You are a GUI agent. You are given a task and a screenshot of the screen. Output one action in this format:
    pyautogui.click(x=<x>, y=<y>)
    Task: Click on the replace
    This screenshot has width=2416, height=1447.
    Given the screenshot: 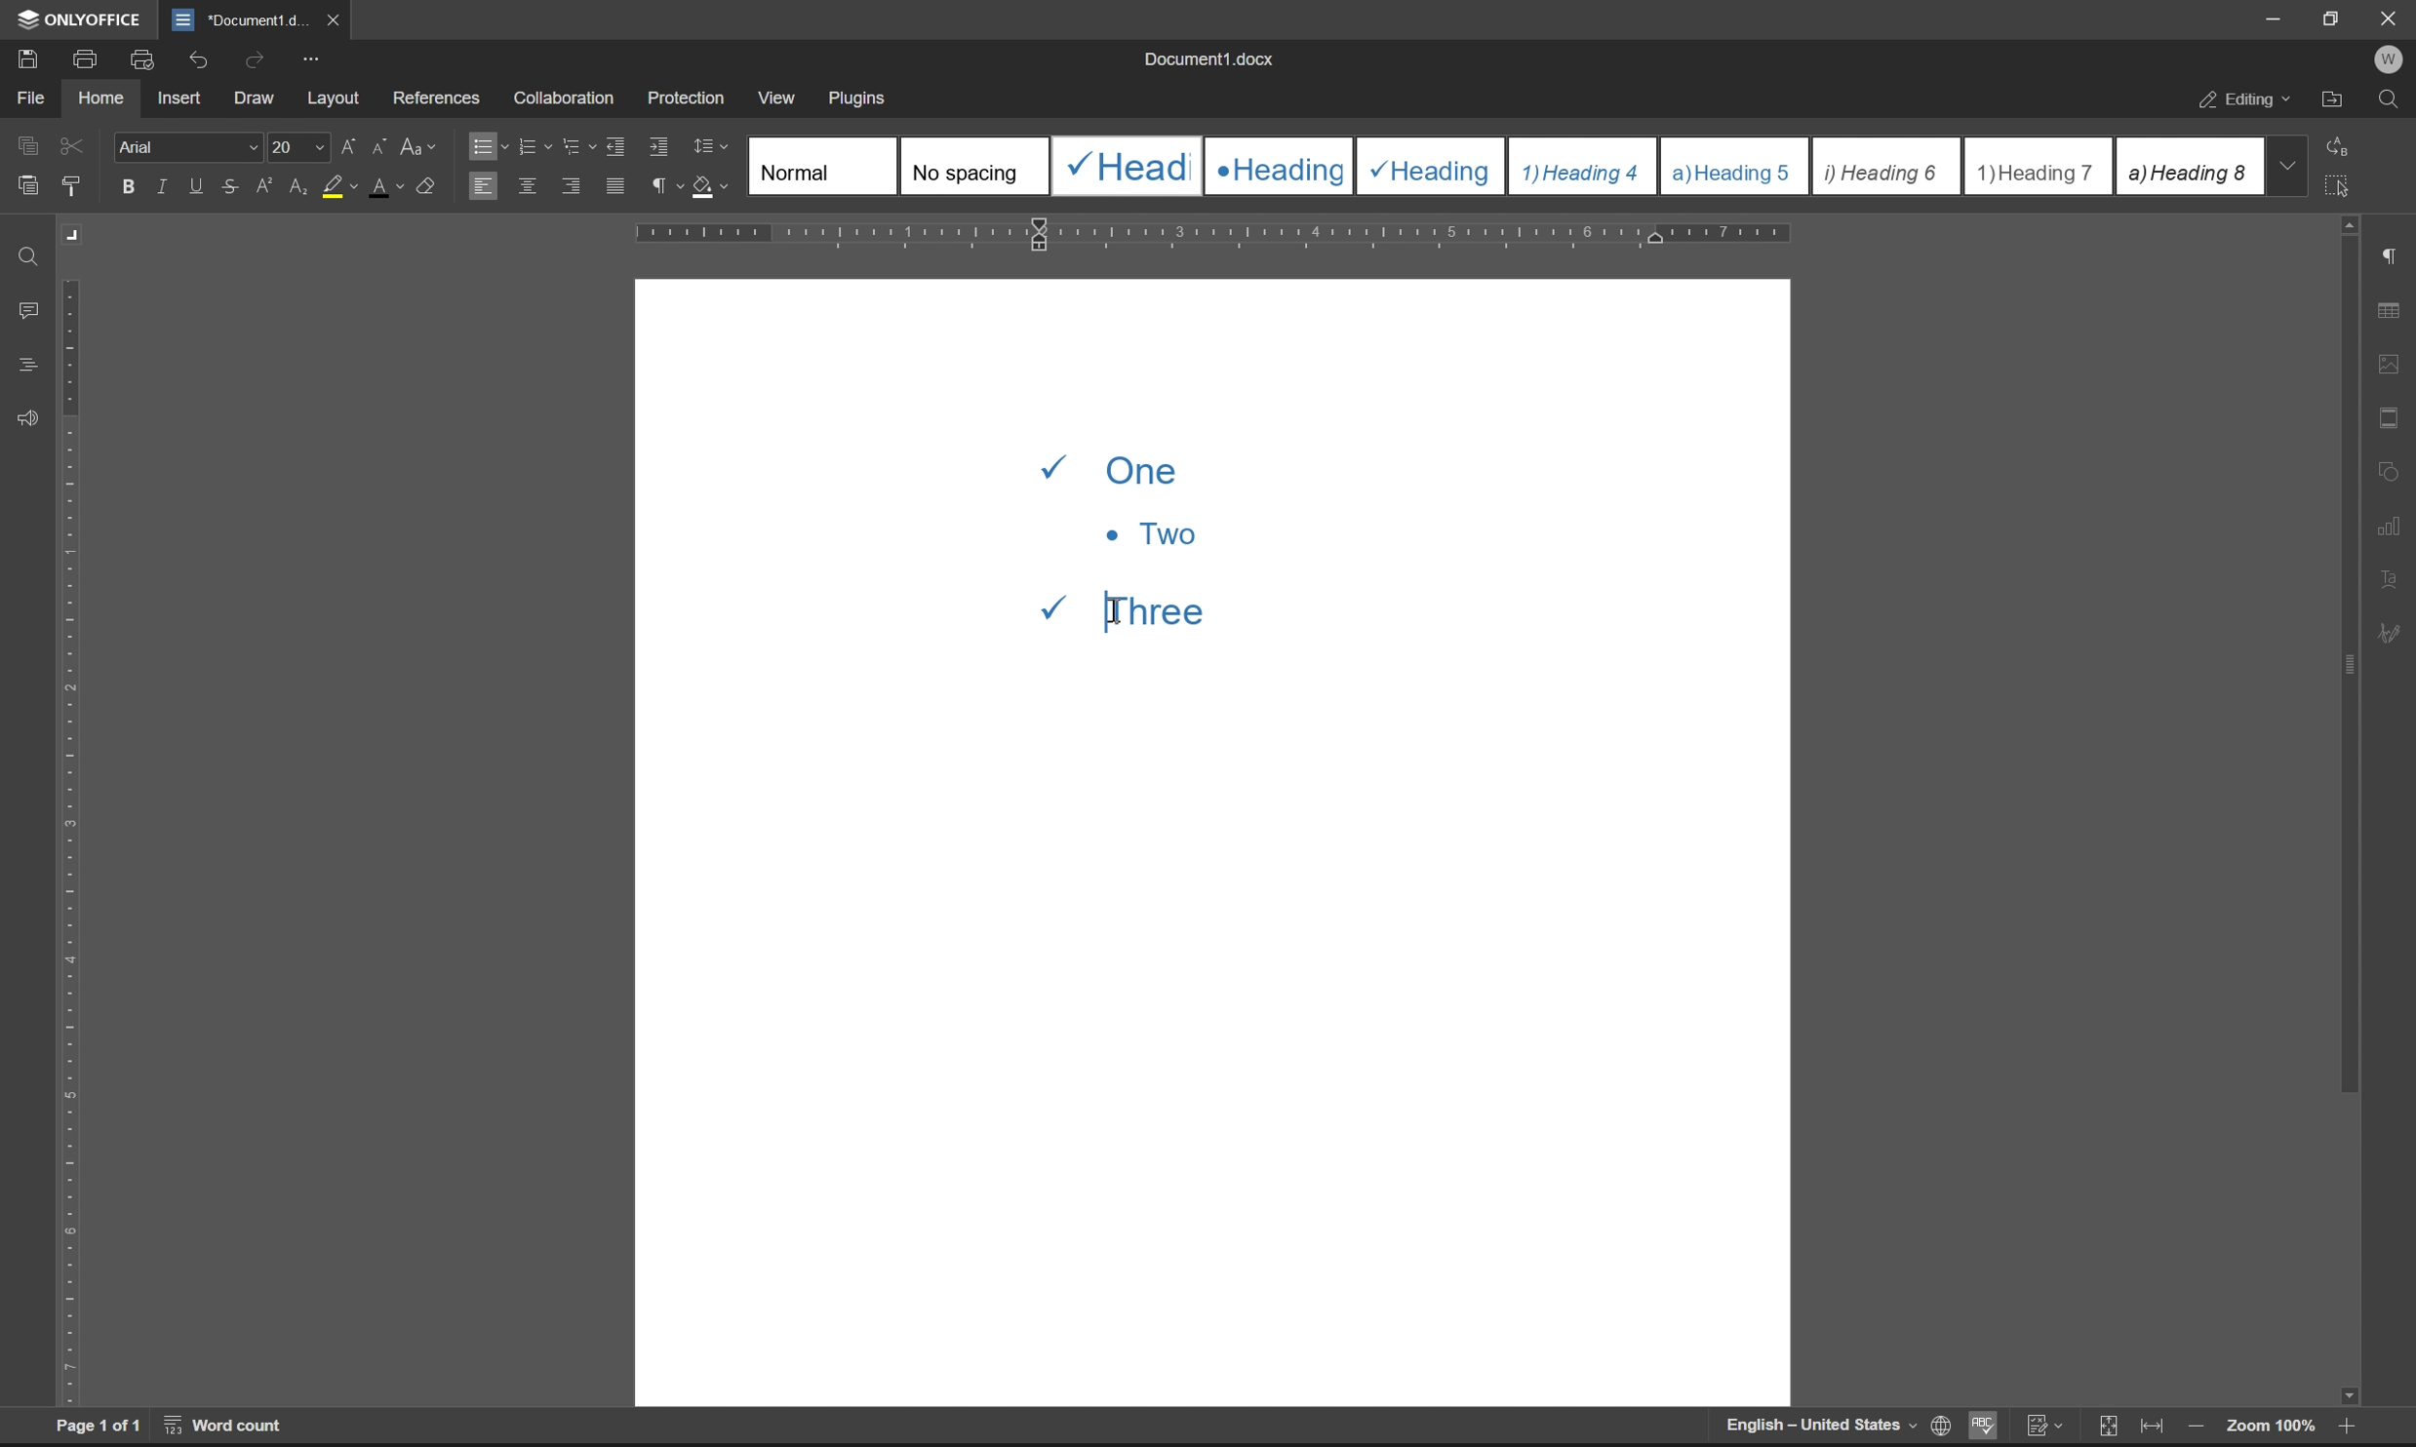 What is the action you would take?
    pyautogui.click(x=2344, y=144)
    